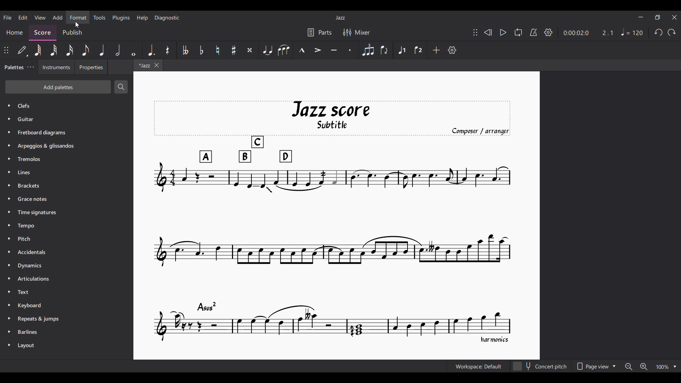 This screenshot has width=681, height=383. I want to click on Flip direction, so click(386, 50).